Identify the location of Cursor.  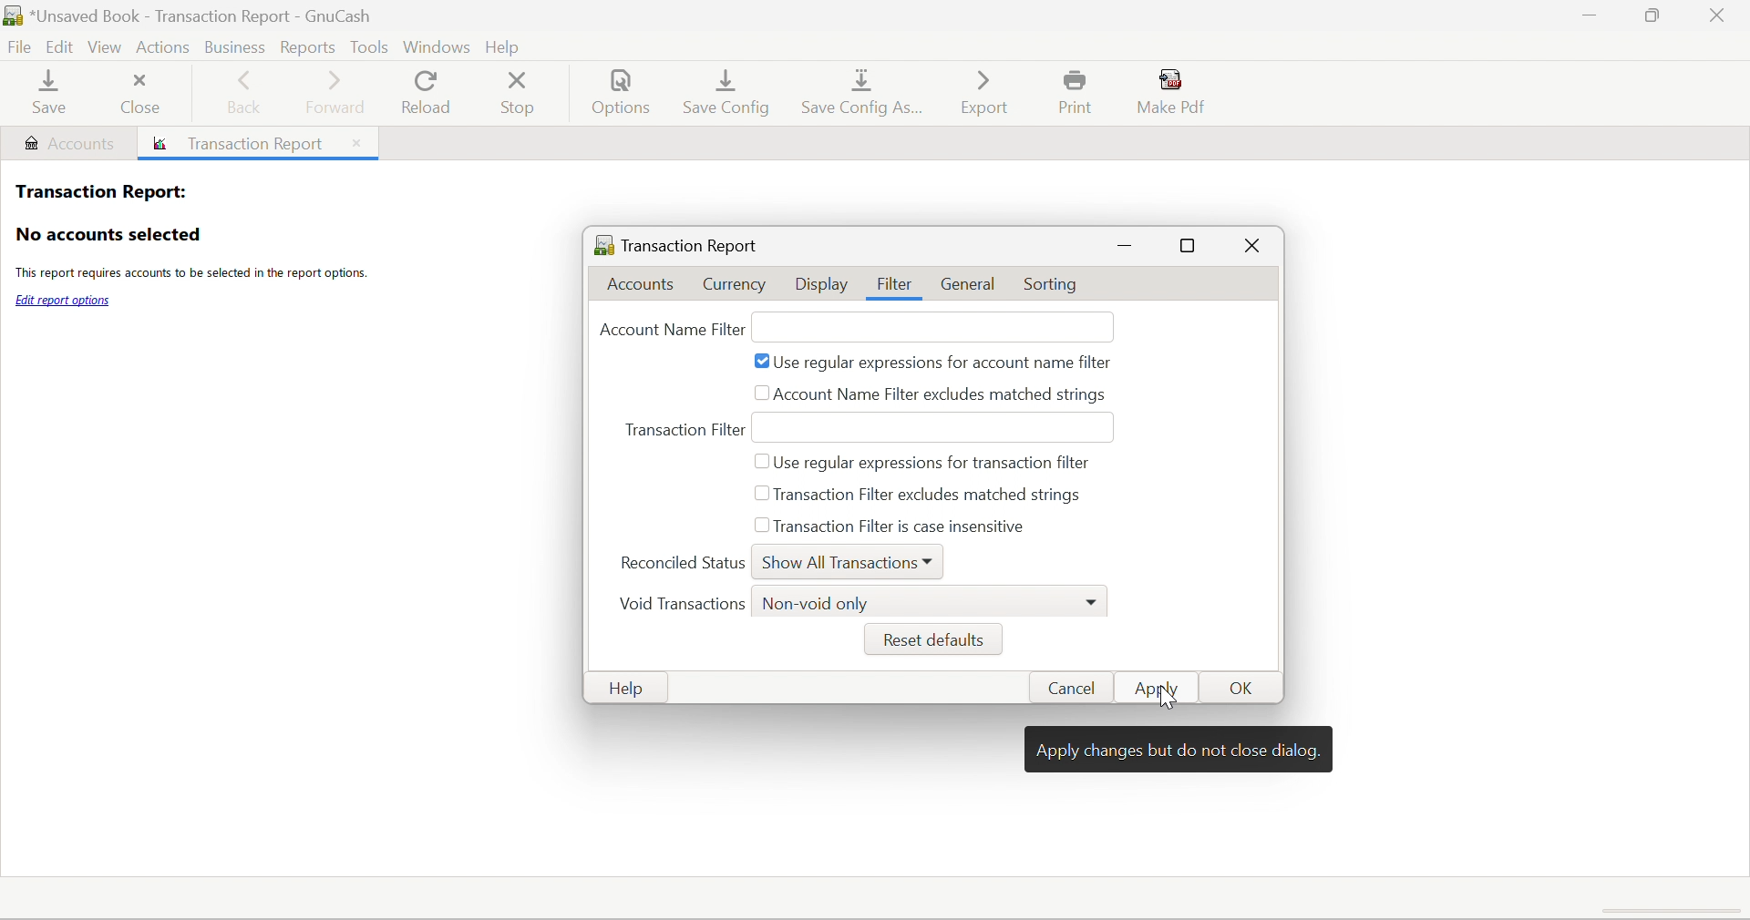
(1168, 698).